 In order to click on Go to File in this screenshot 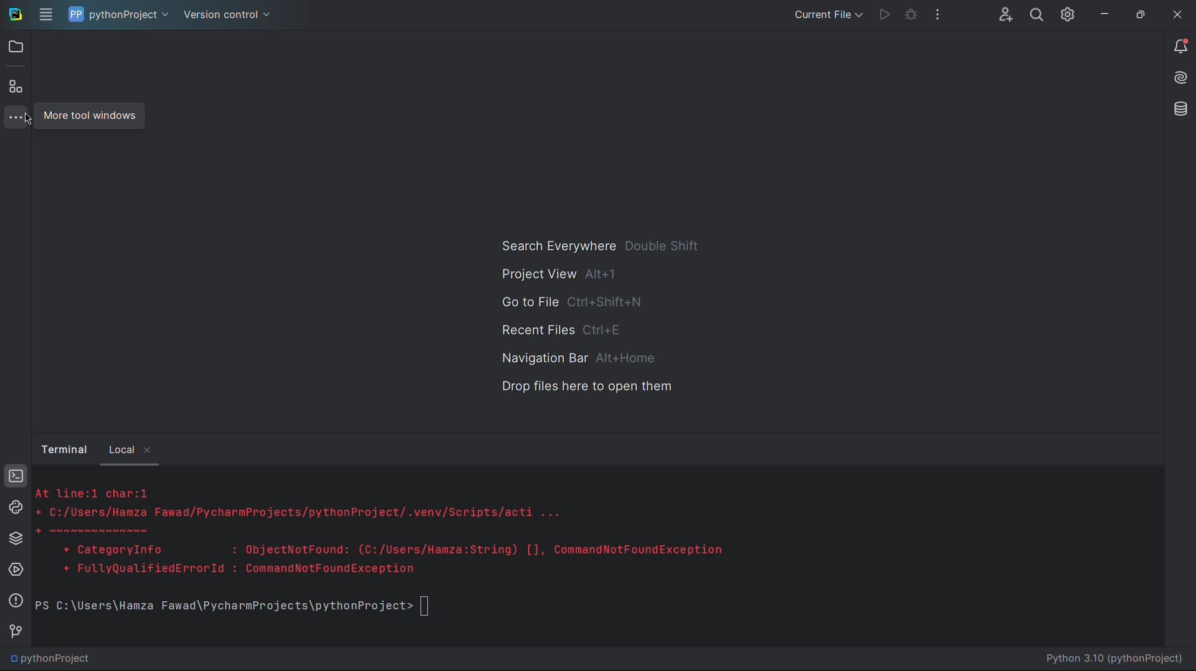, I will do `click(573, 305)`.